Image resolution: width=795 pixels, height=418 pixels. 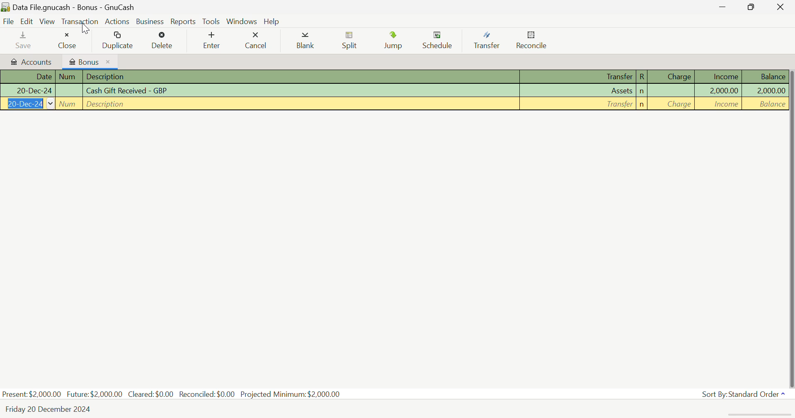 What do you see at coordinates (117, 21) in the screenshot?
I see `Actions` at bounding box center [117, 21].